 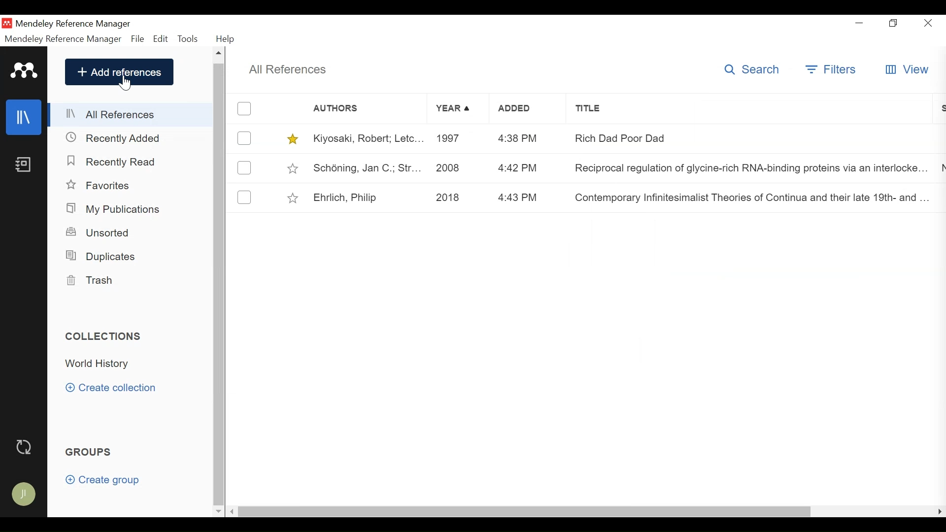 I want to click on Scroll up, so click(x=220, y=54).